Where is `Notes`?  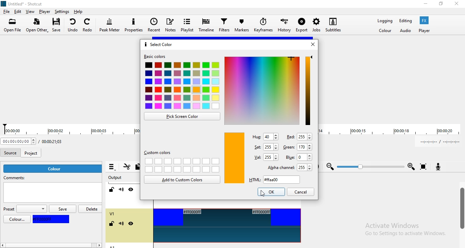 Notes is located at coordinates (171, 25).